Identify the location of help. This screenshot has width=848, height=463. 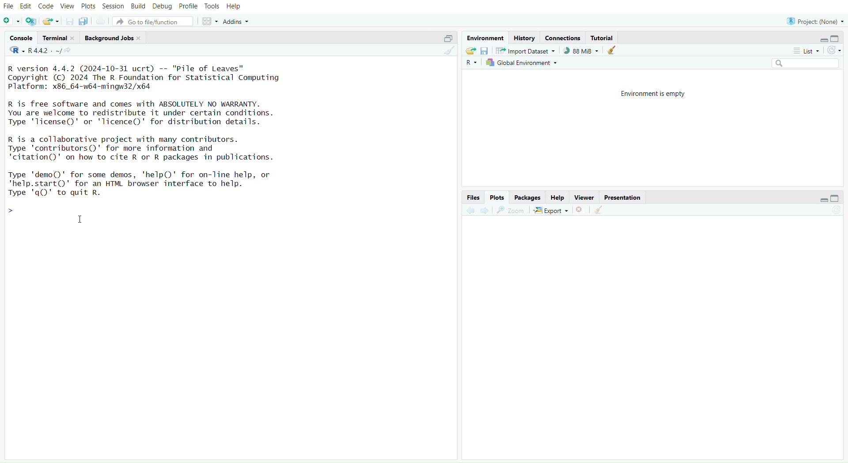
(235, 7).